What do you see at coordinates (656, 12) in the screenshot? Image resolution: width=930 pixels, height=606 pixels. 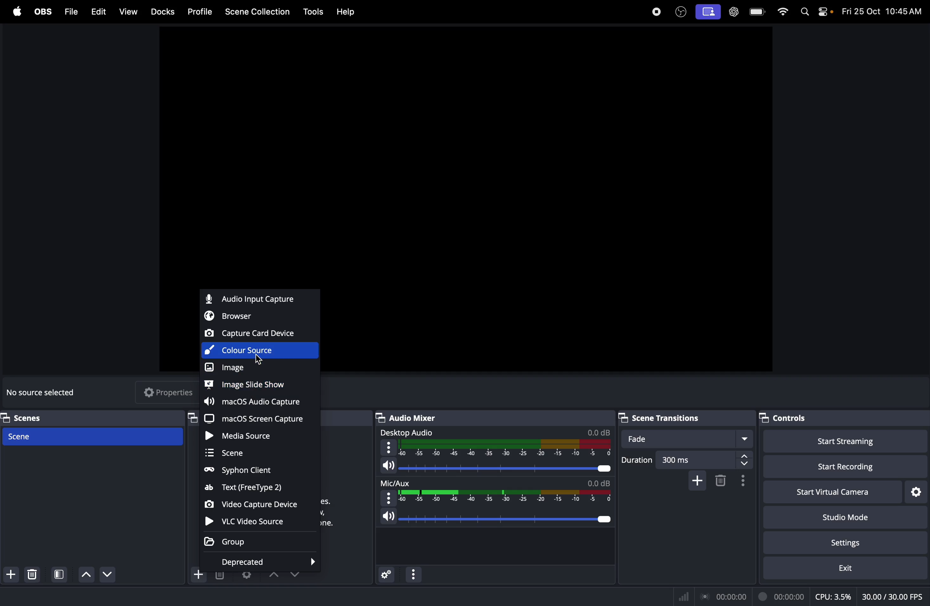 I see `record` at bounding box center [656, 12].